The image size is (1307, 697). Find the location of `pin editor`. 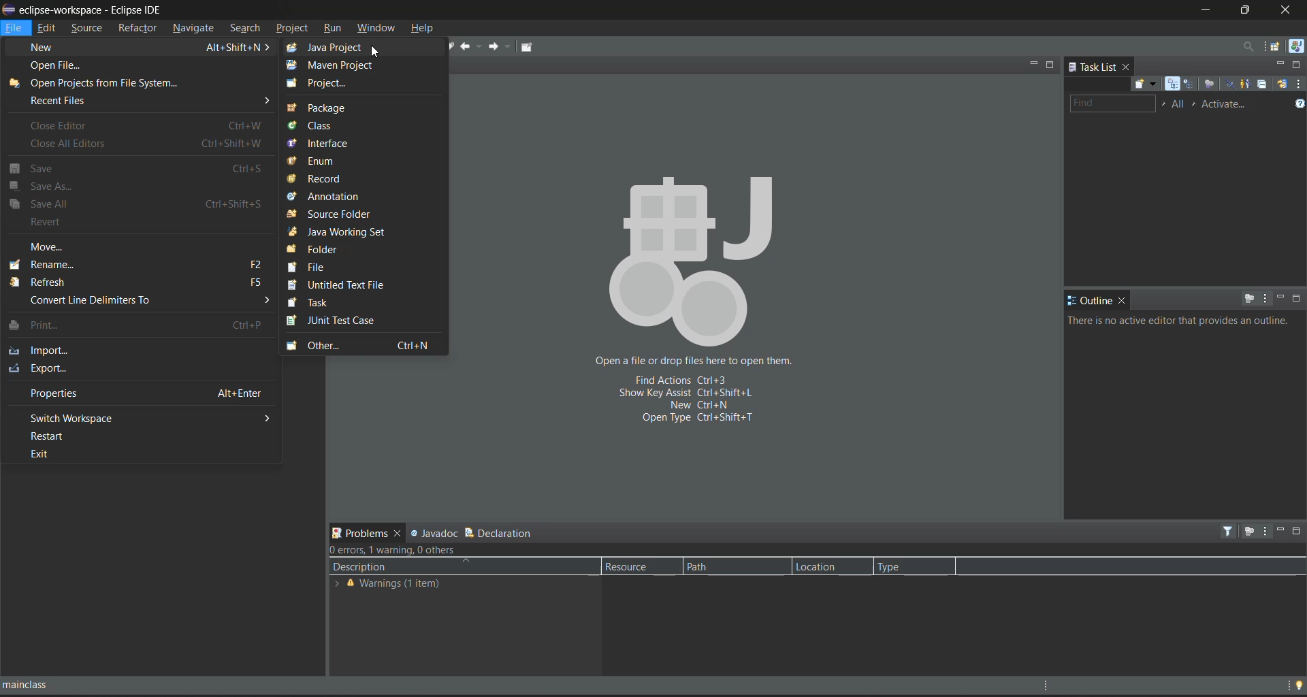

pin editor is located at coordinates (526, 48).